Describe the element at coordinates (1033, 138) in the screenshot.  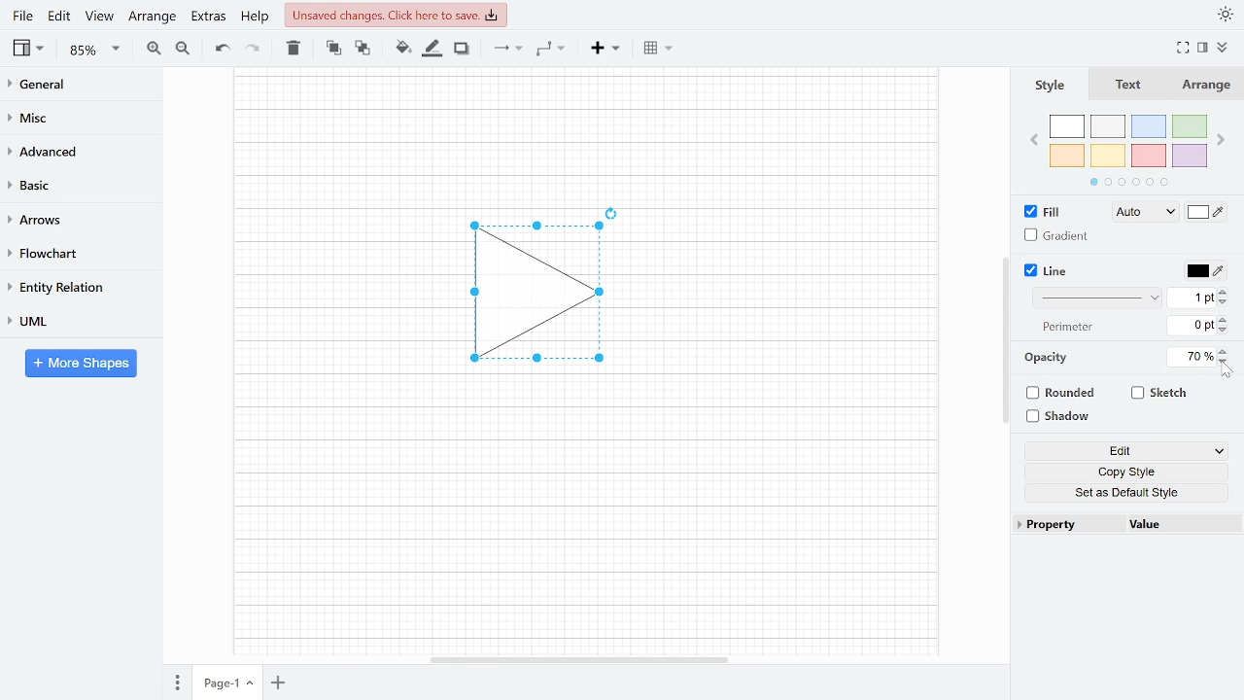
I see `Previous` at that location.